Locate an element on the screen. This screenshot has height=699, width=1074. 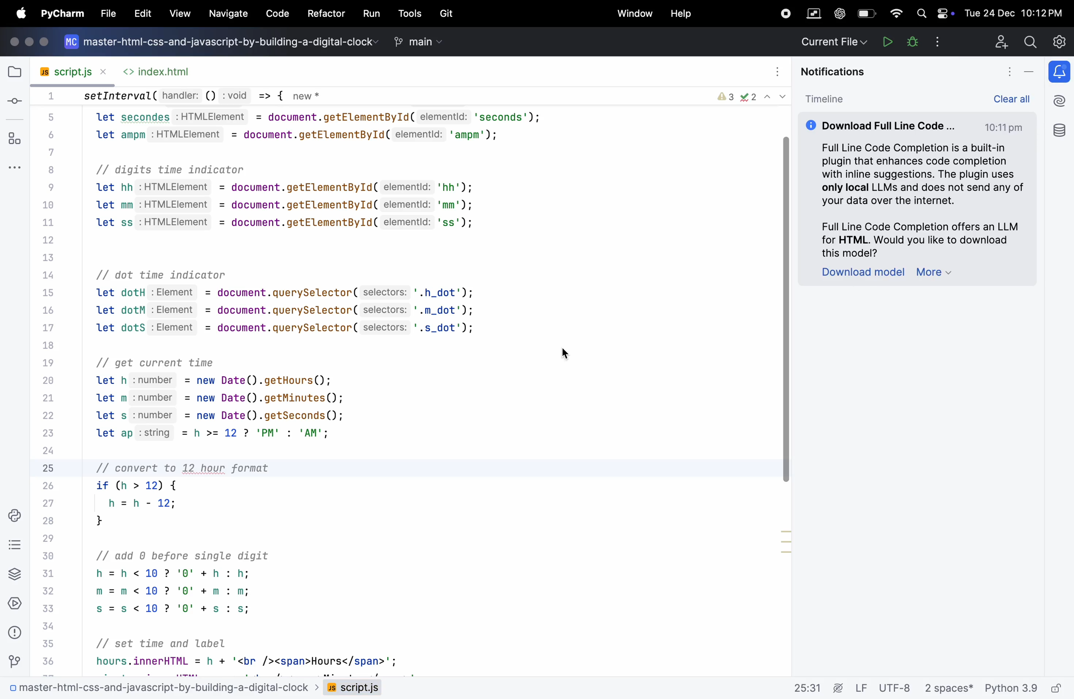
battery is located at coordinates (946, 11).